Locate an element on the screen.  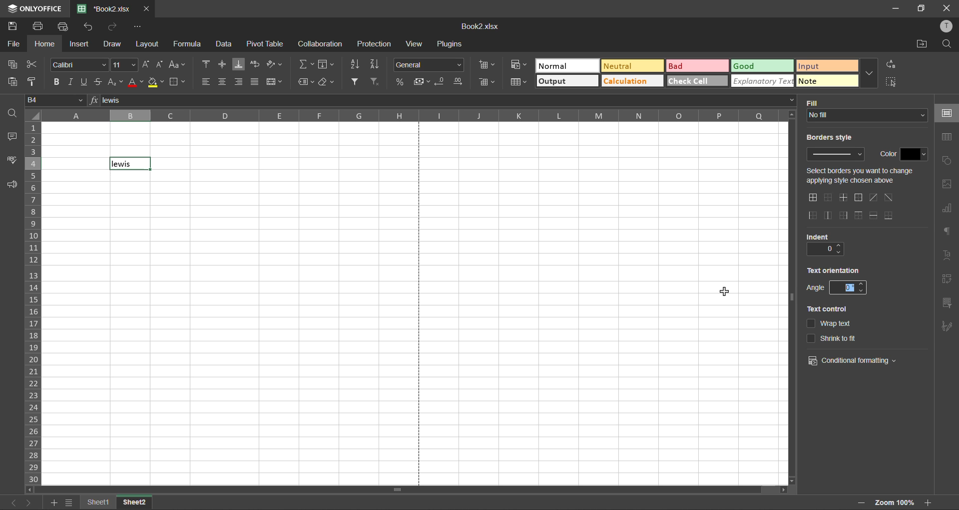
align left is located at coordinates (208, 81).